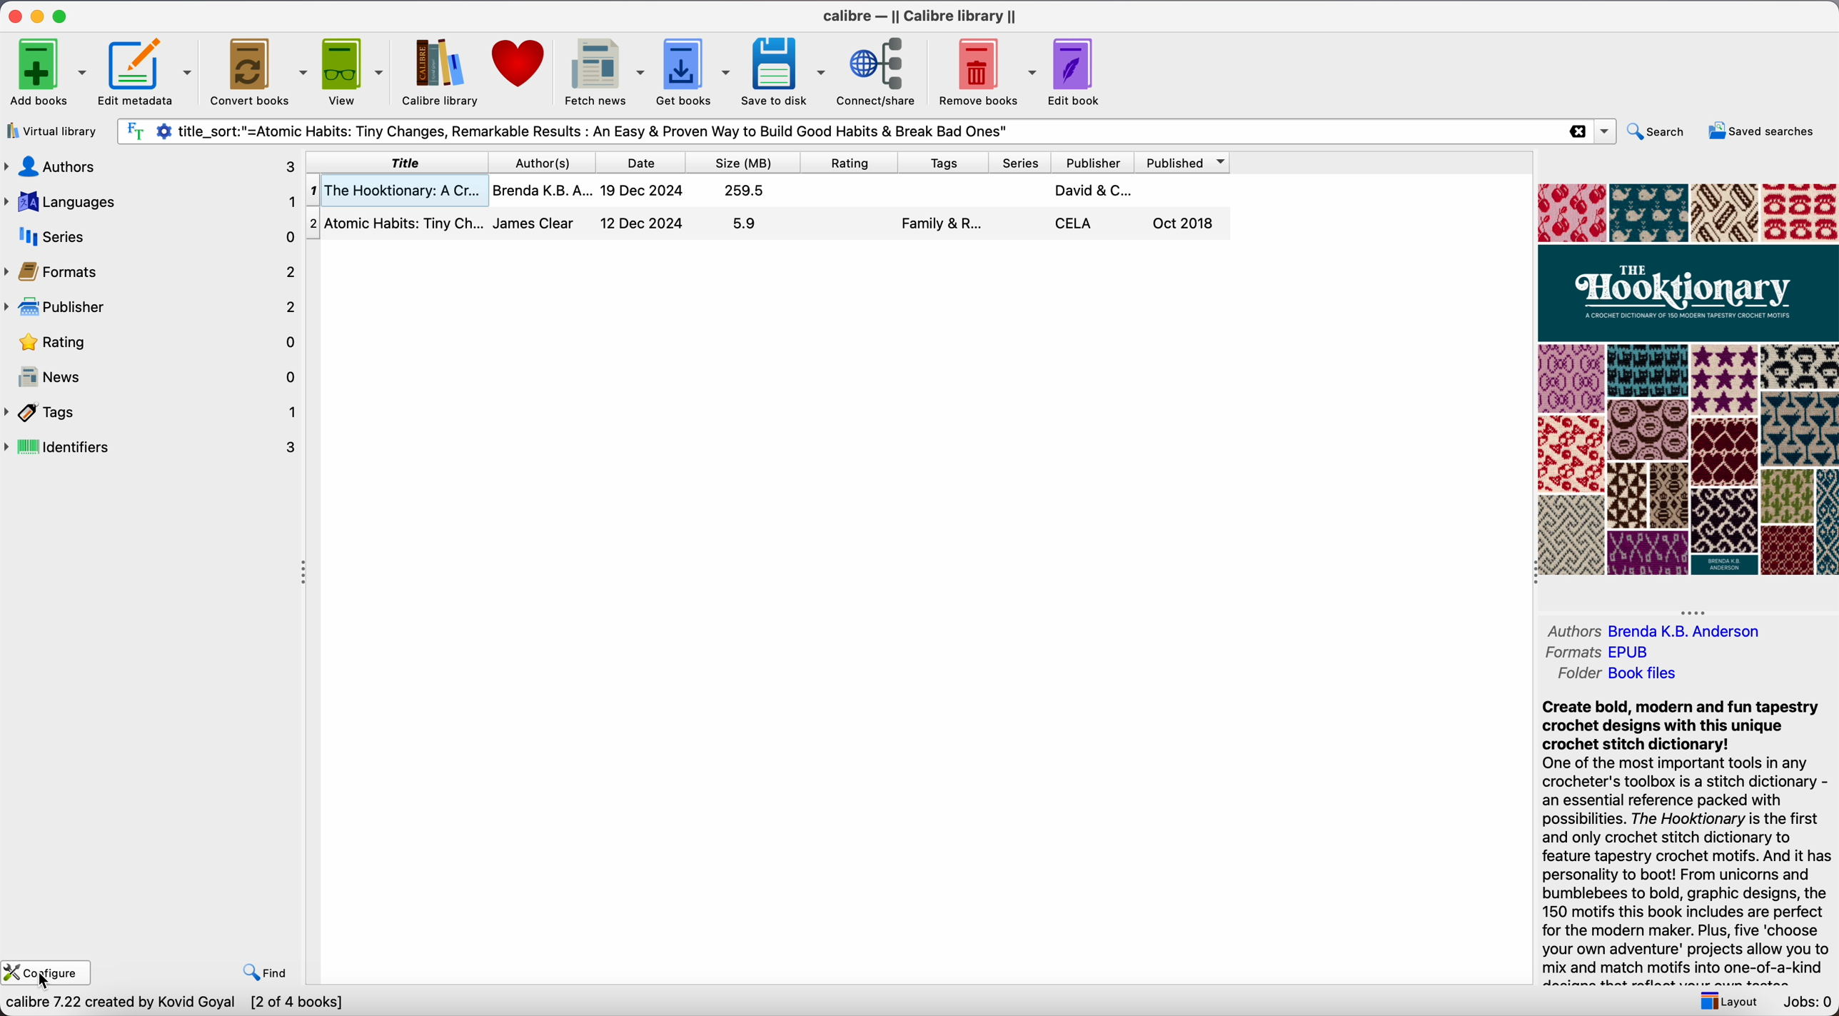  What do you see at coordinates (396, 221) in the screenshot?
I see `Atomic Habits: Tiny Ch..` at bounding box center [396, 221].